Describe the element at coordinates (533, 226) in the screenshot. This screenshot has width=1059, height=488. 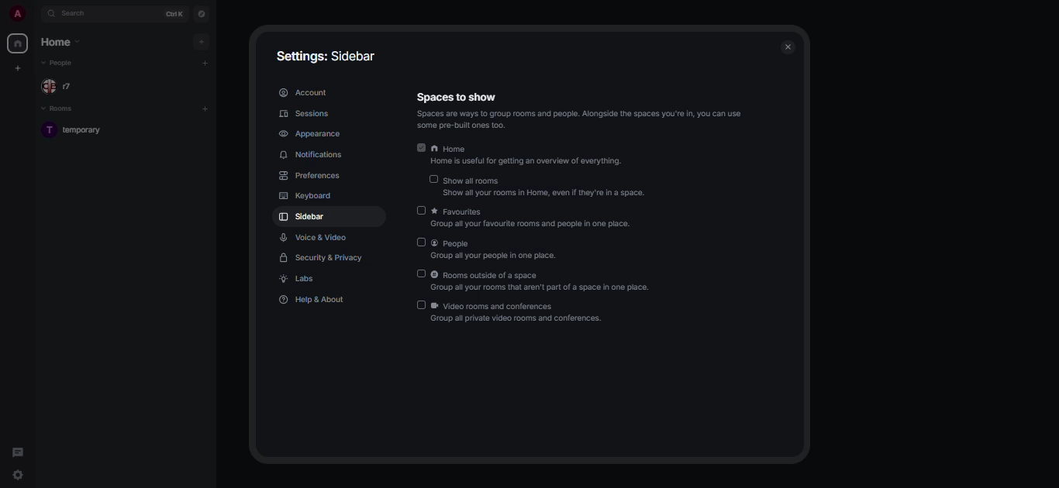
I see `Group all your favourite rooms and people in one place.` at that location.